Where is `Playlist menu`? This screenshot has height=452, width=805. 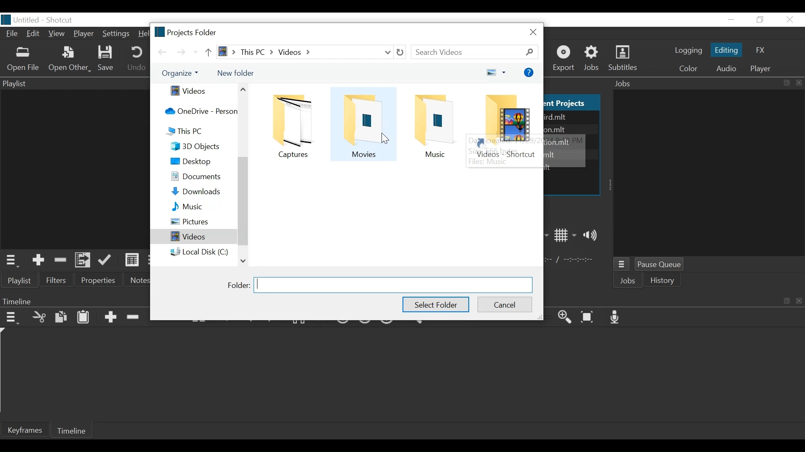 Playlist menu is located at coordinates (23, 281).